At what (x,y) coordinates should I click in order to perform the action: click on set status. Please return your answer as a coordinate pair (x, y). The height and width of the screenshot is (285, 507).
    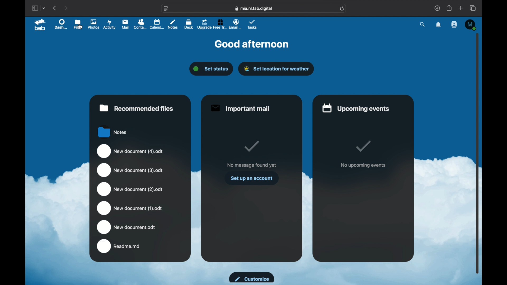
    Looking at the image, I should click on (210, 69).